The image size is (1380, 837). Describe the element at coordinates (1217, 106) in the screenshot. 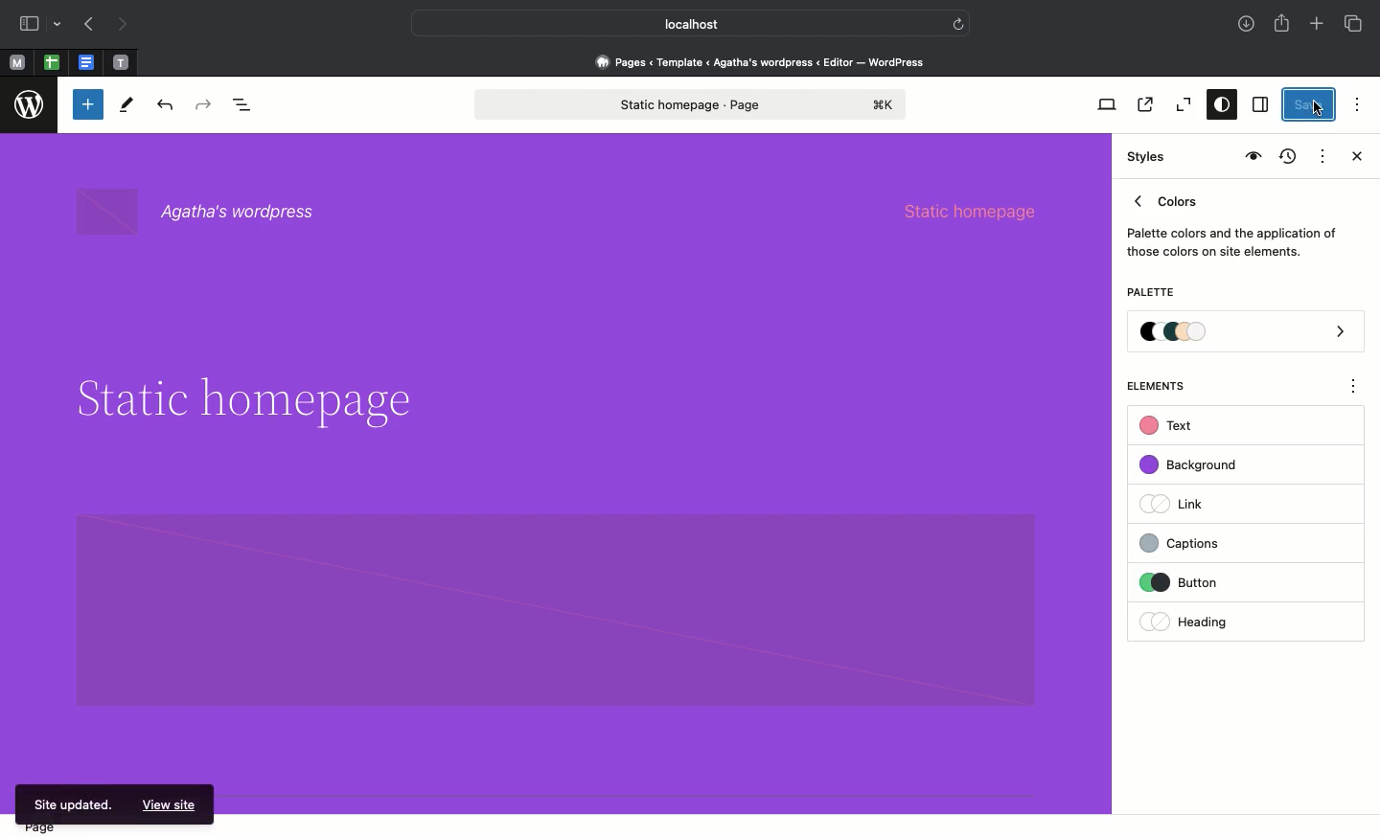

I see `Styles` at that location.